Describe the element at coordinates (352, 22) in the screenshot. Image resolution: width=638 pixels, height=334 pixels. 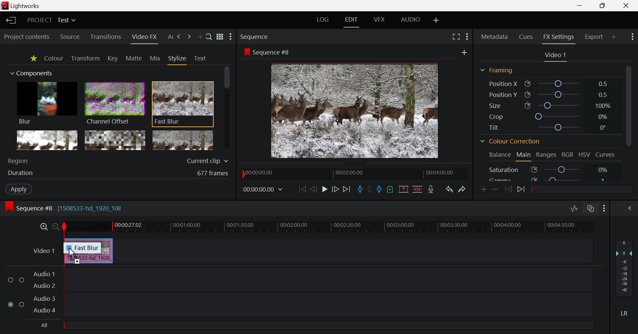
I see `EDIT Layout` at that location.